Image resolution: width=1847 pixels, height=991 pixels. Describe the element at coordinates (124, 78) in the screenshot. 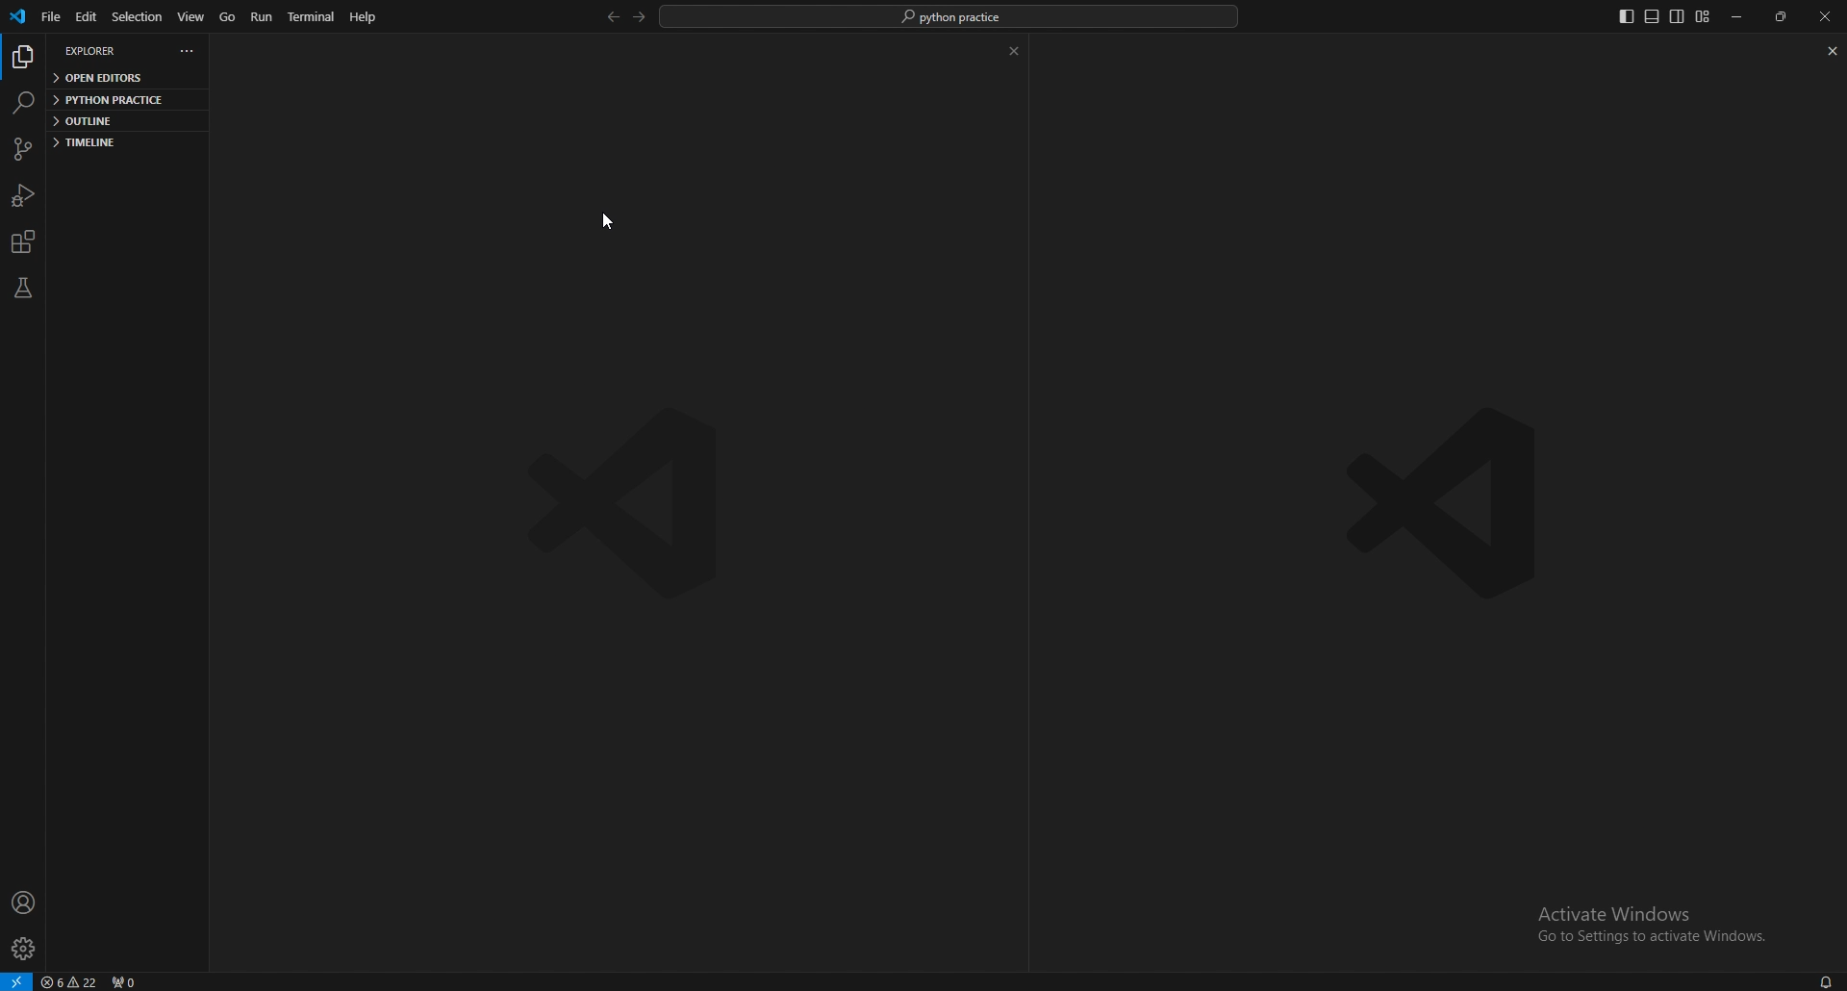

I see `open editors` at that location.